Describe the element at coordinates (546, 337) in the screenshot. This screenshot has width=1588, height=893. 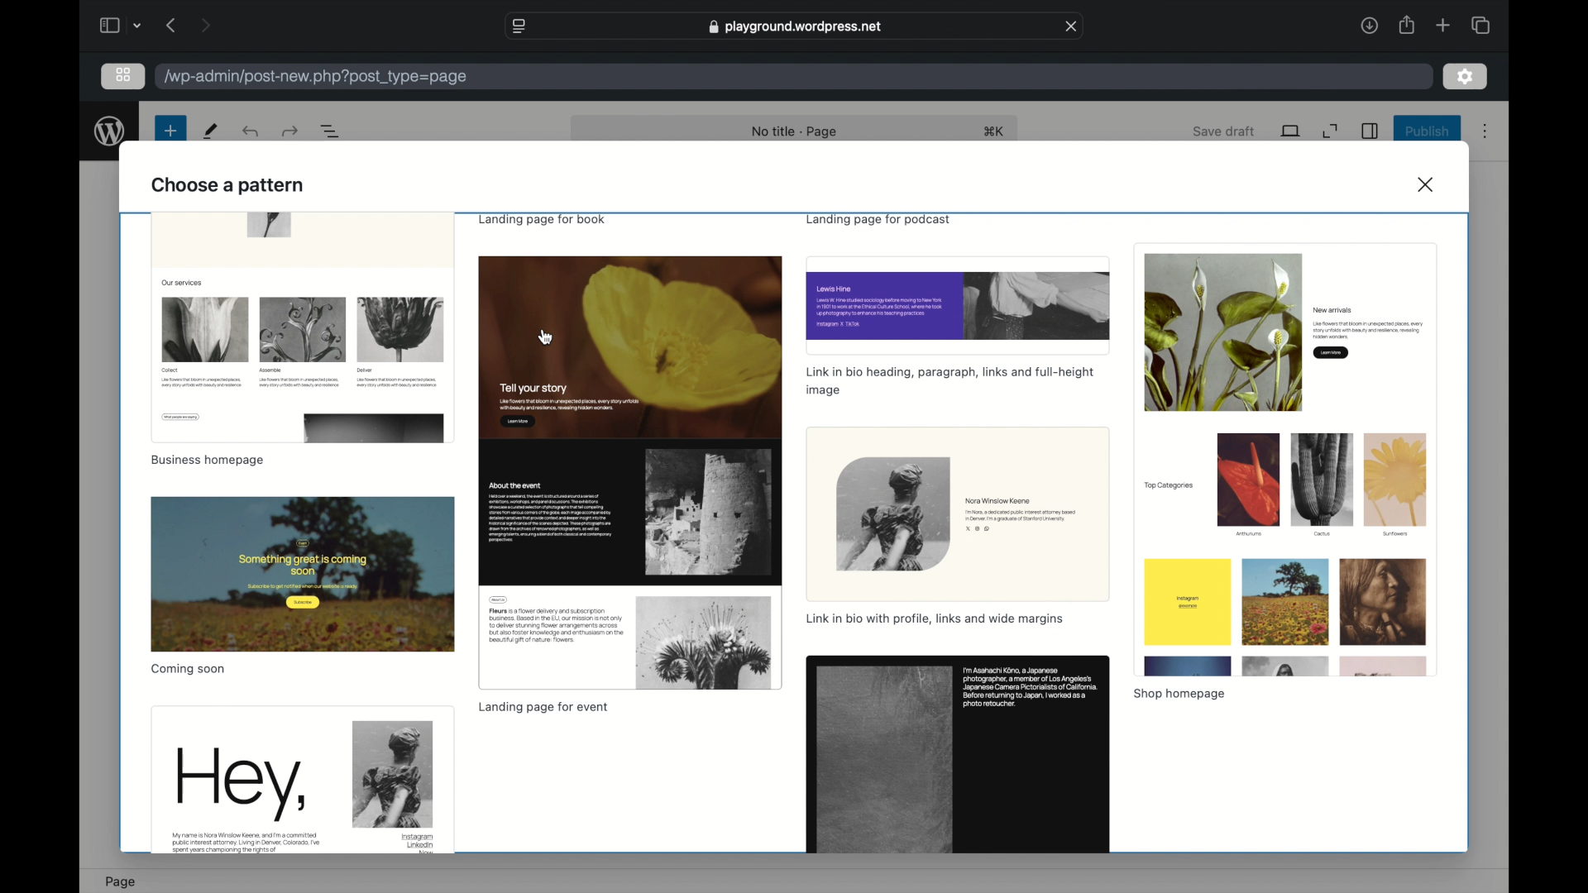
I see `cursor` at that location.